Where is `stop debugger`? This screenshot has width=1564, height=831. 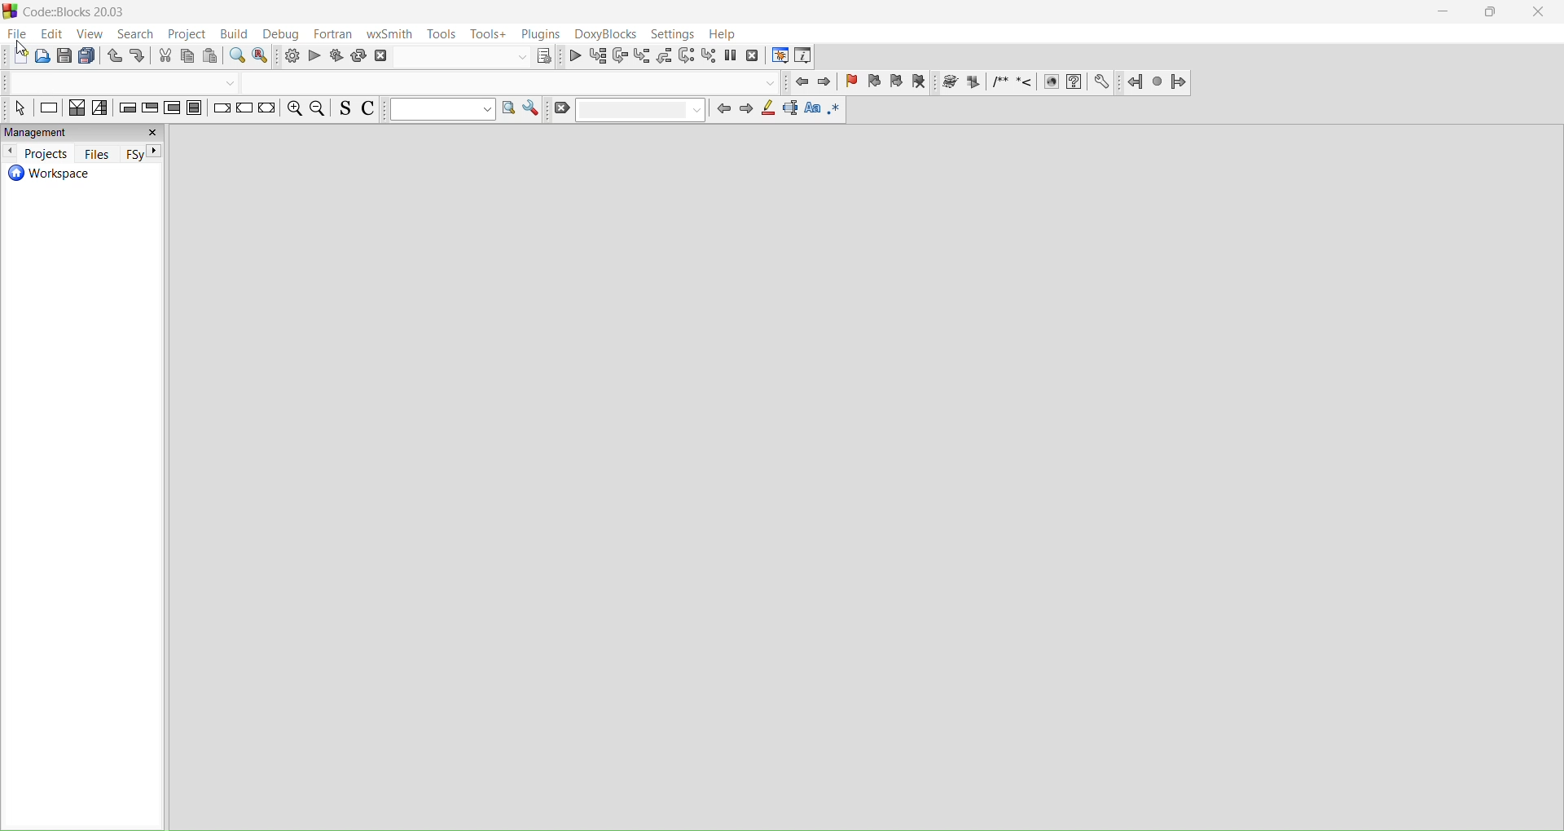
stop debugger is located at coordinates (753, 55).